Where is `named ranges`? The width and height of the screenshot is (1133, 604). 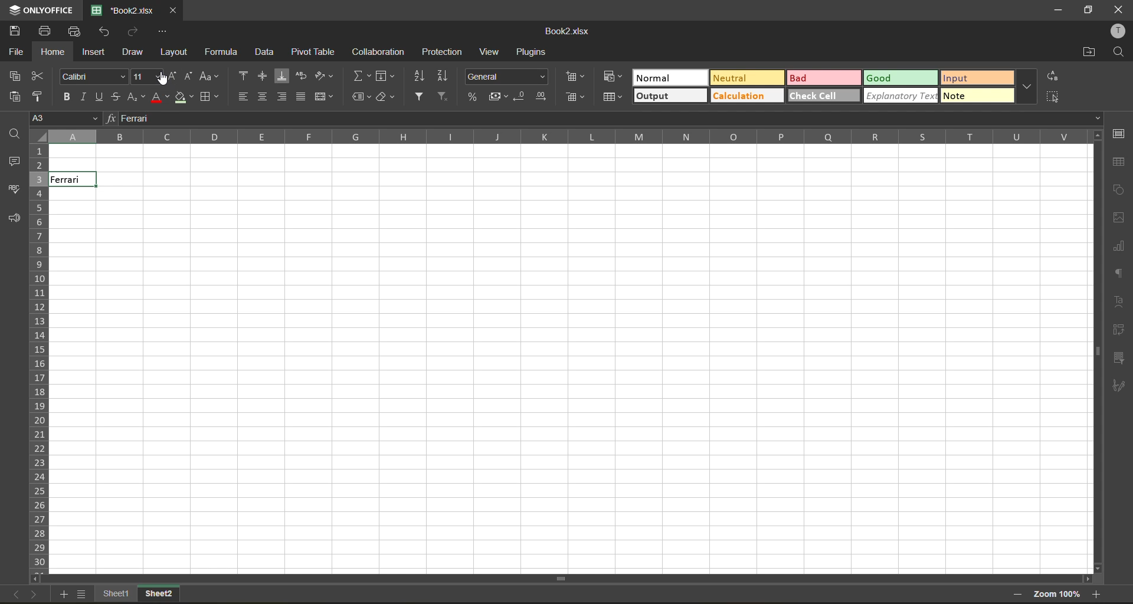 named ranges is located at coordinates (361, 94).